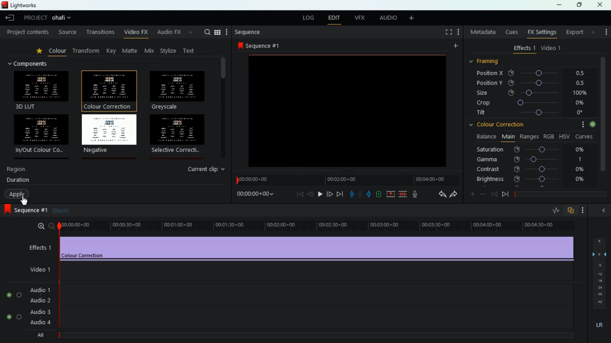 The image size is (611, 343). Describe the element at coordinates (389, 195) in the screenshot. I see `up` at that location.